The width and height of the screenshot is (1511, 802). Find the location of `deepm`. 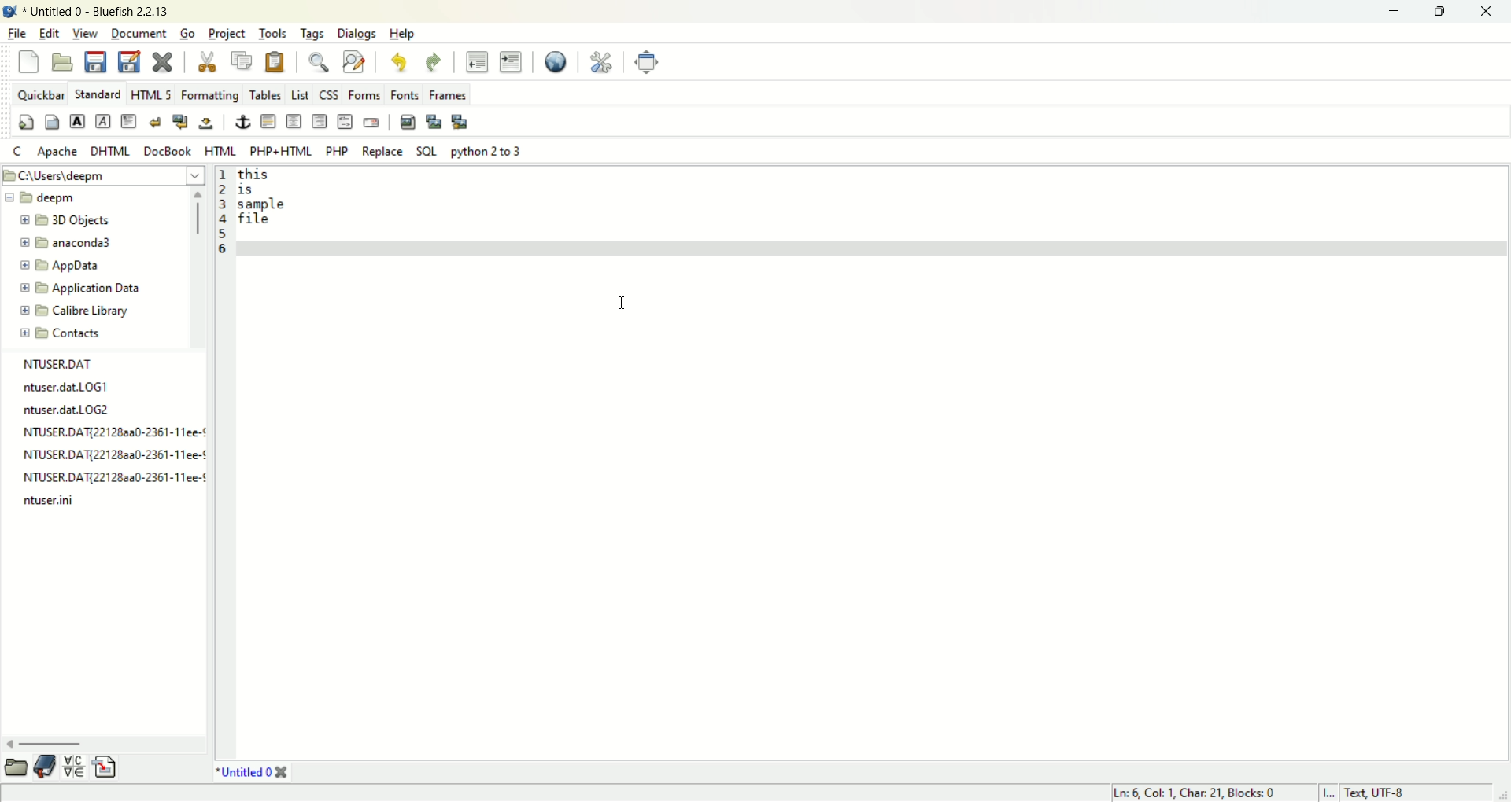

deepm is located at coordinates (39, 198).